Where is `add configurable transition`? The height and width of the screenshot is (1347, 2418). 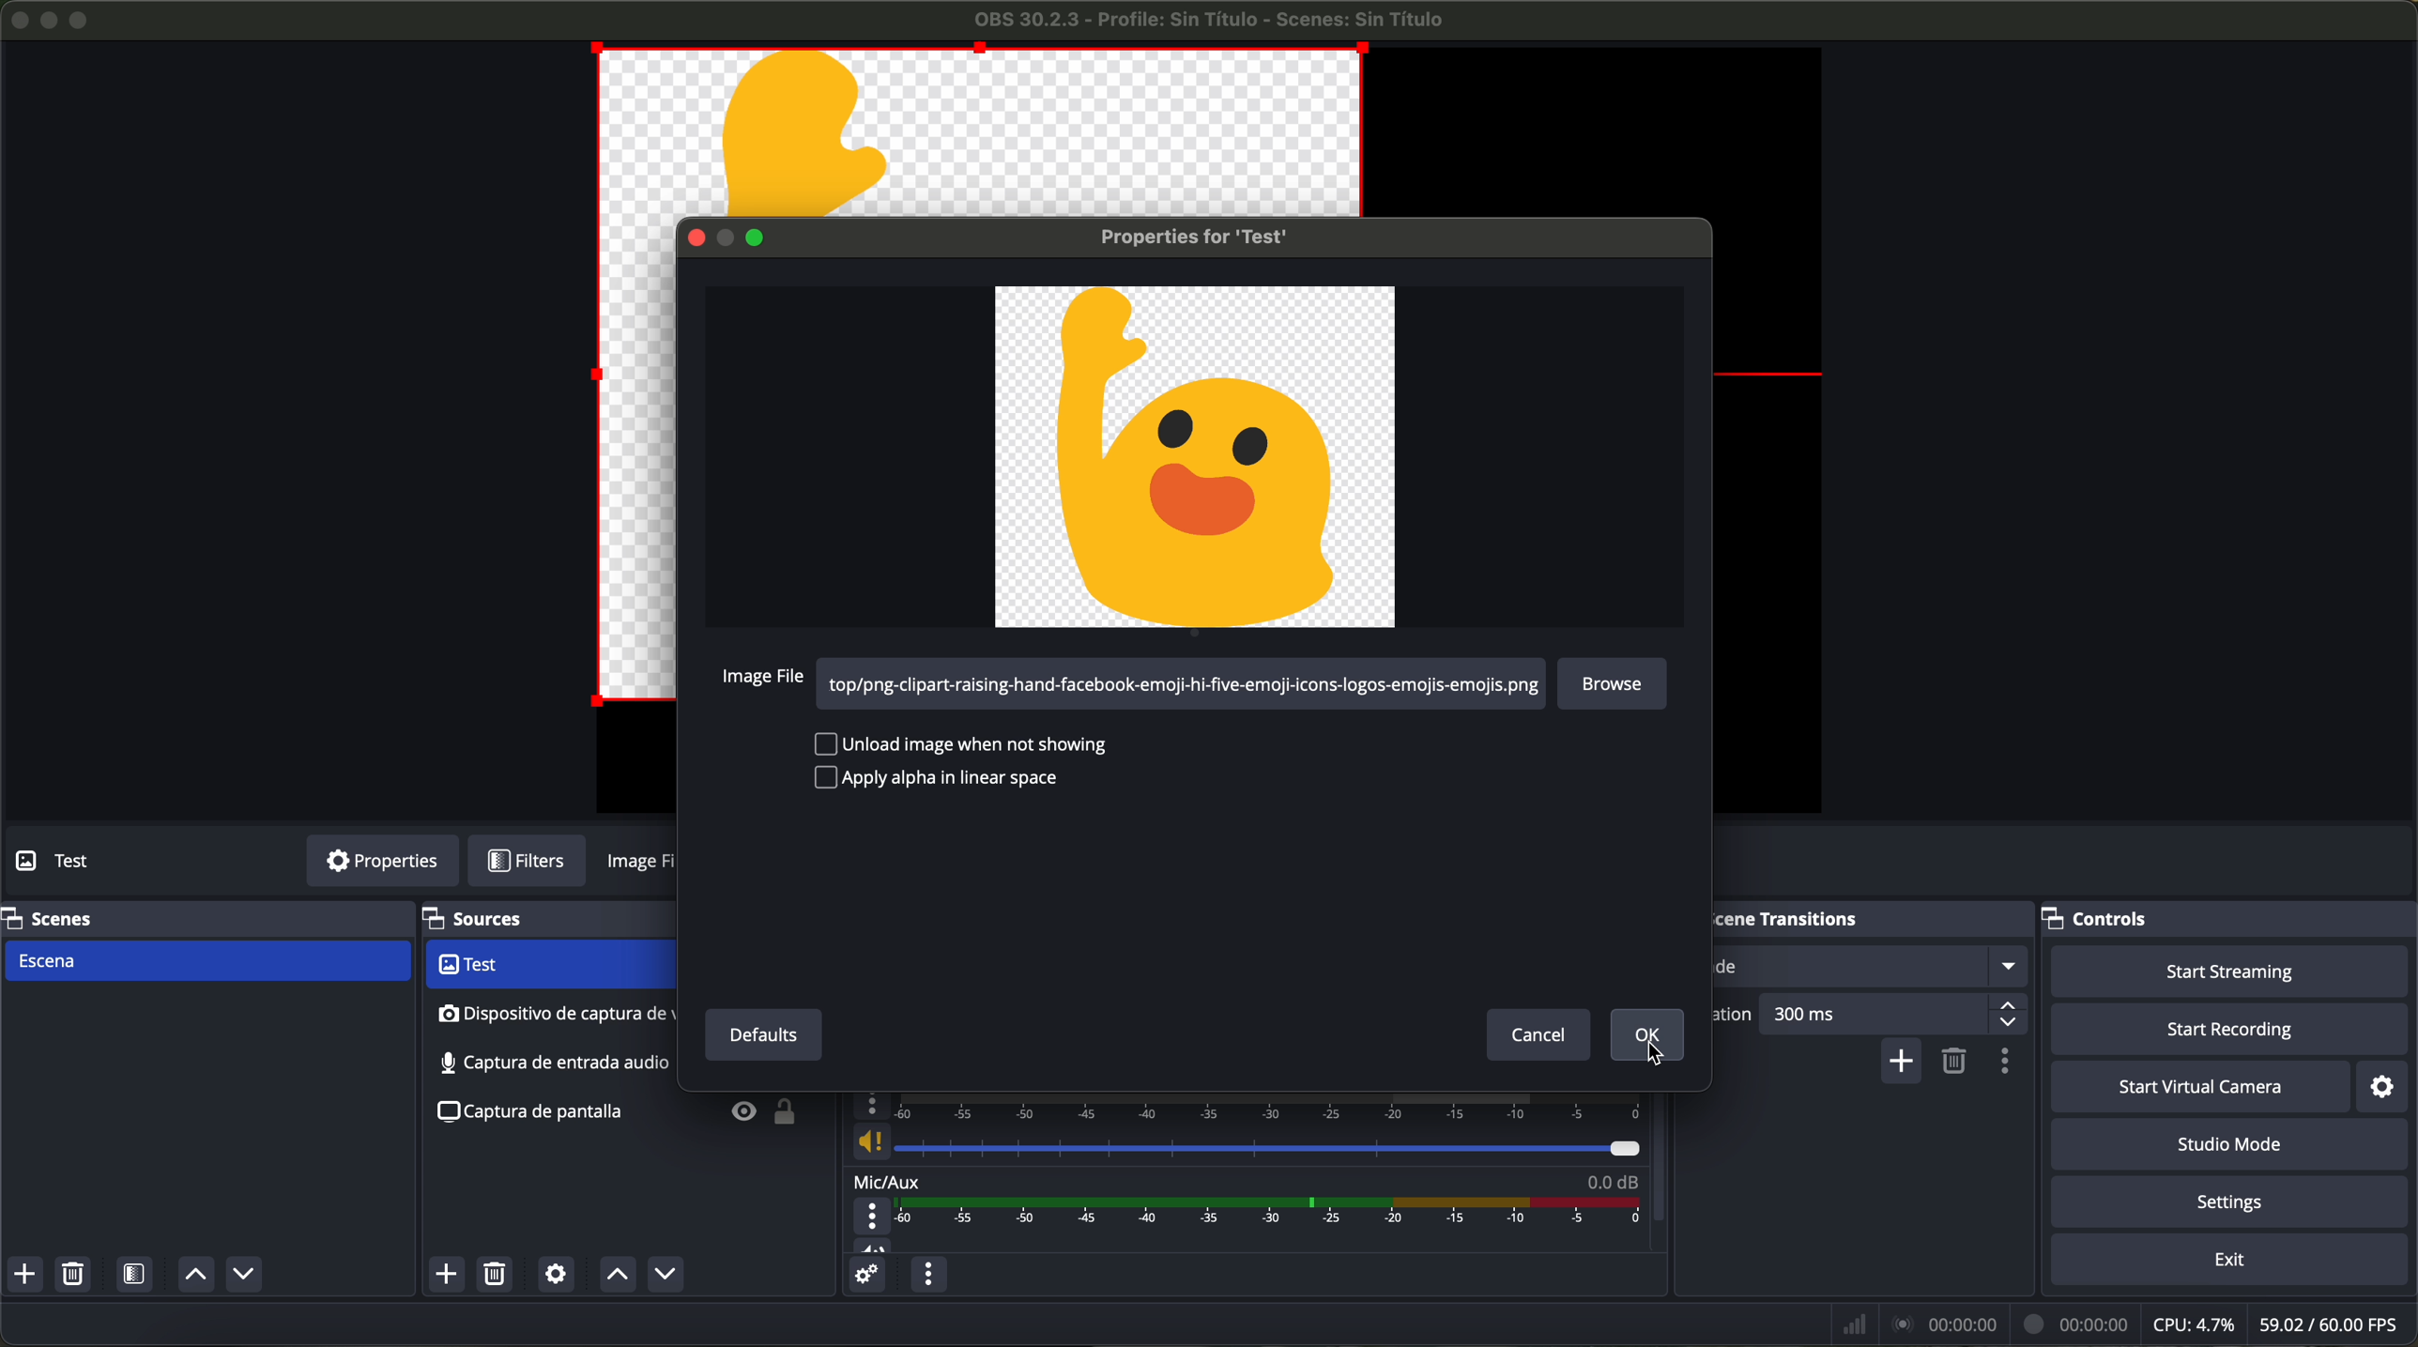 add configurable transition is located at coordinates (1903, 1063).